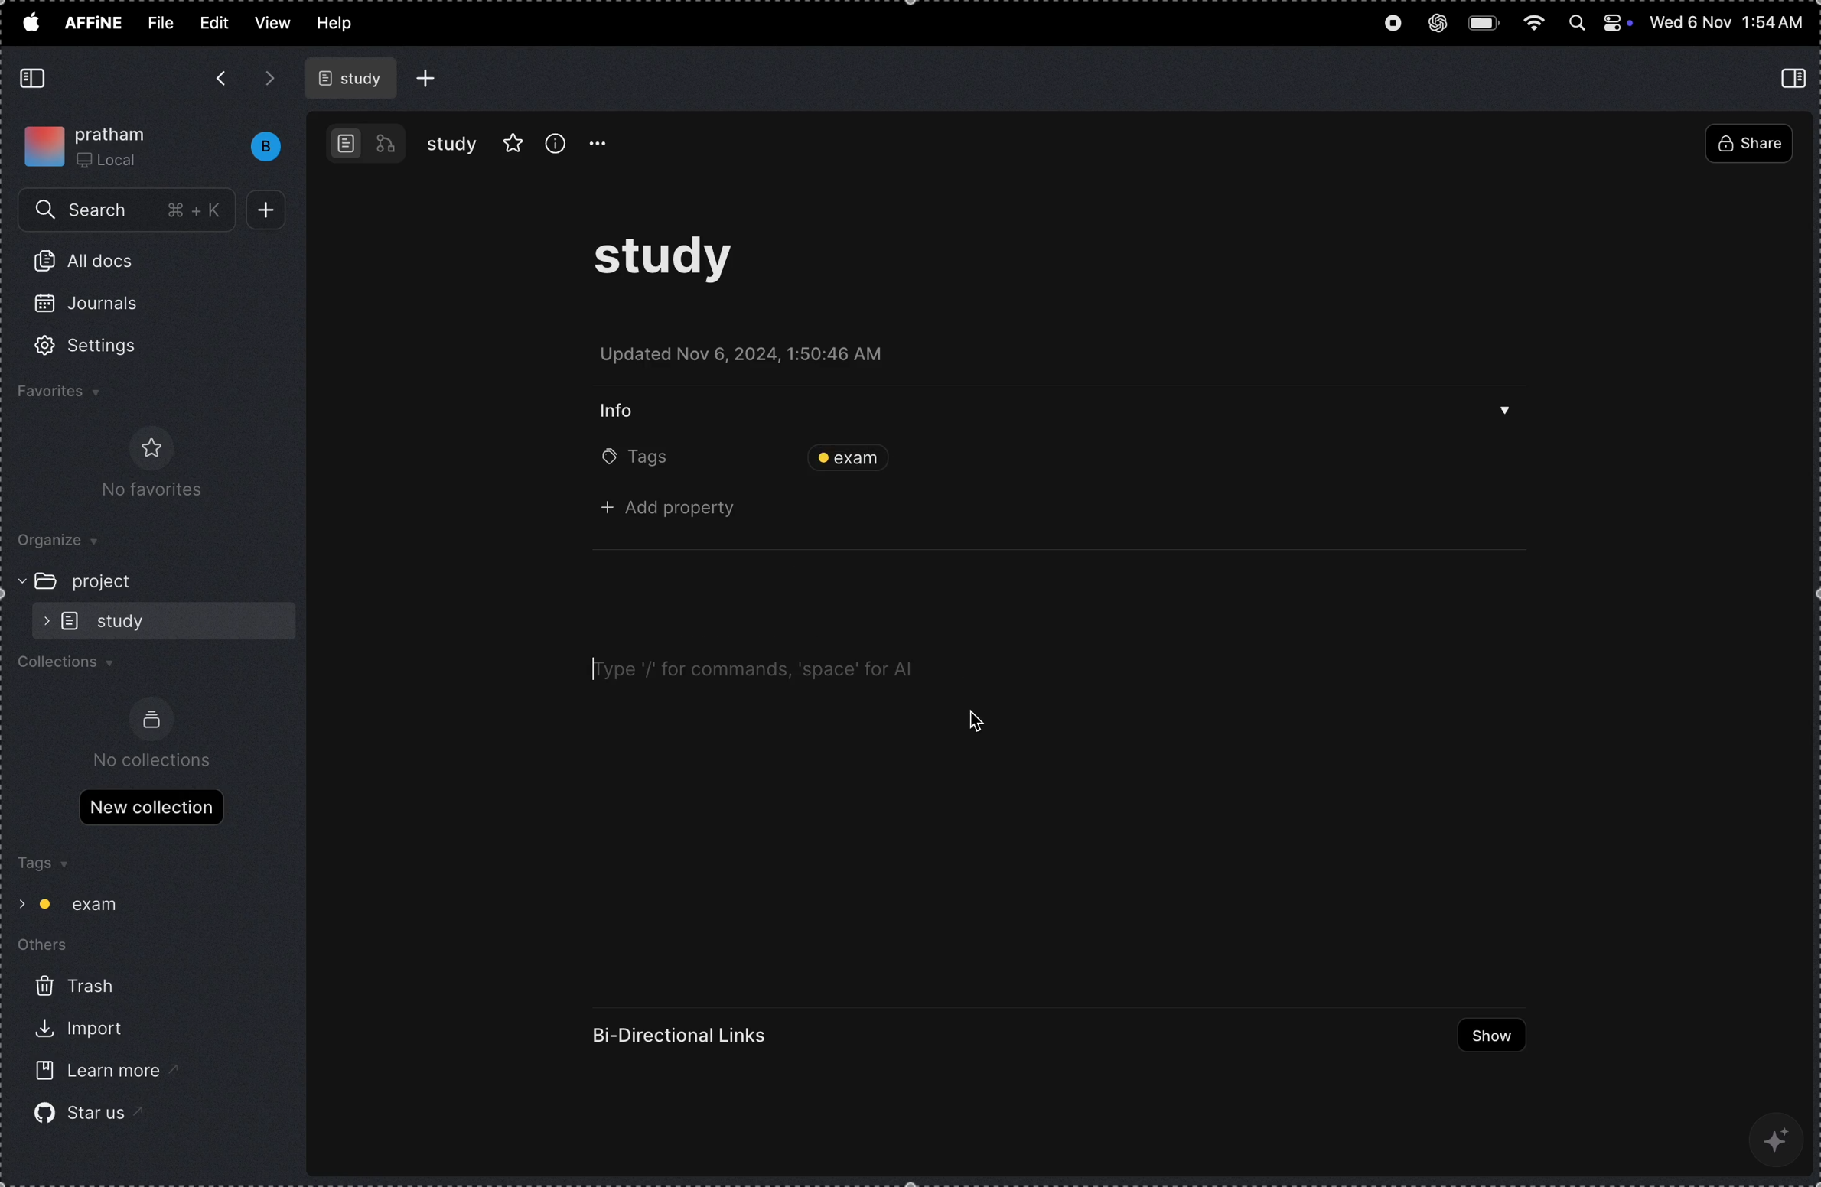  Describe the element at coordinates (1484, 1036) in the screenshot. I see `show` at that location.